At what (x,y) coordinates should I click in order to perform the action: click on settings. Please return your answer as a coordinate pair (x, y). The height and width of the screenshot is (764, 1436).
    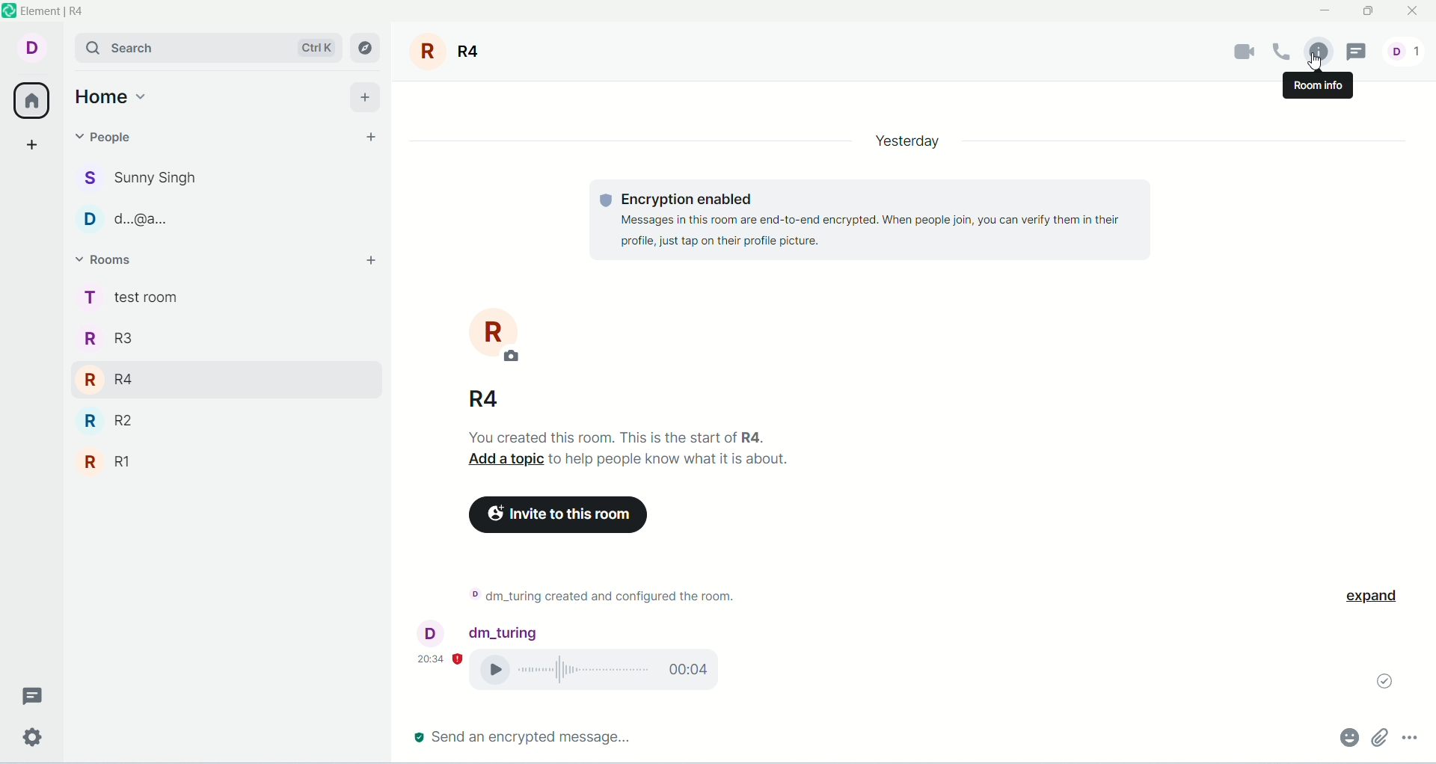
    Looking at the image, I should click on (31, 738).